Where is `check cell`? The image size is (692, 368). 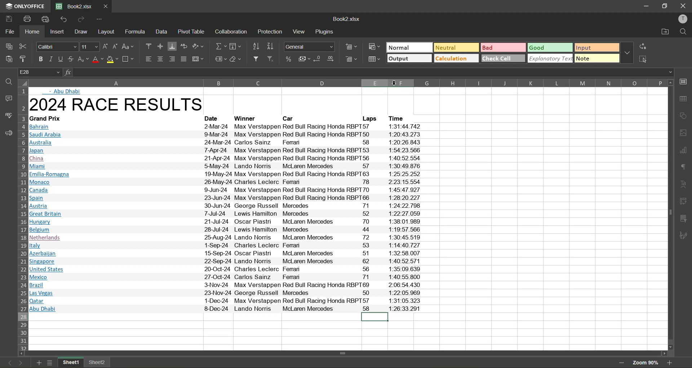
check cell is located at coordinates (504, 58).